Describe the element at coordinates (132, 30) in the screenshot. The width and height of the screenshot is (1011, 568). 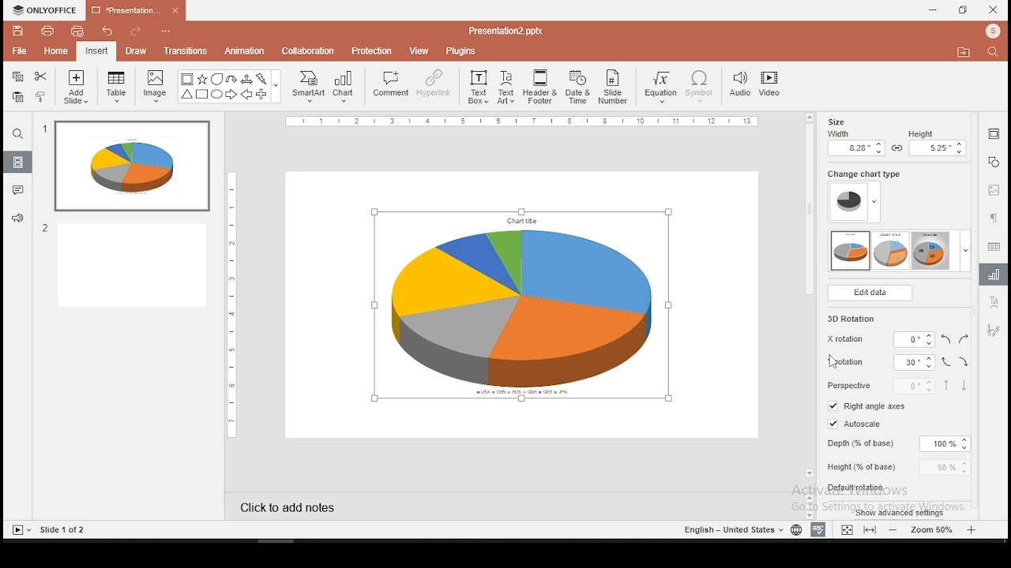
I see `redo` at that location.